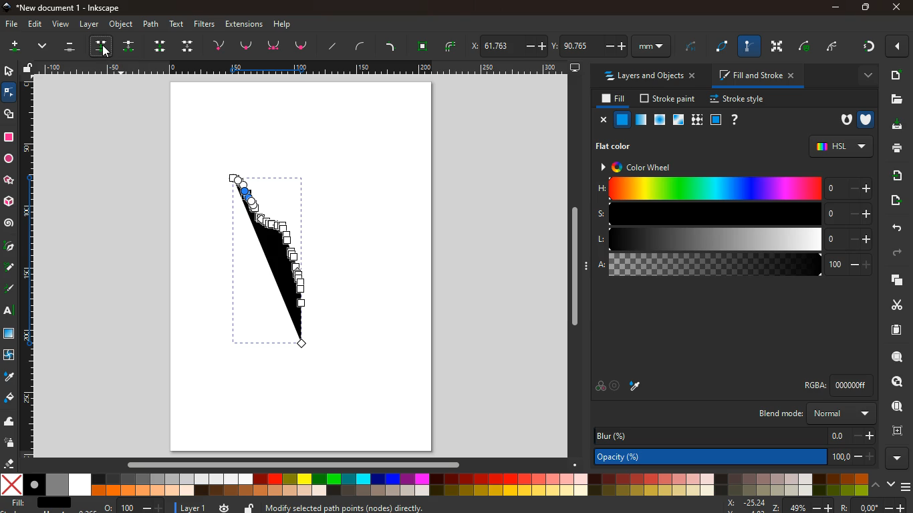 This screenshot has height=513, width=913. What do you see at coordinates (907, 485) in the screenshot?
I see `menu` at bounding box center [907, 485].